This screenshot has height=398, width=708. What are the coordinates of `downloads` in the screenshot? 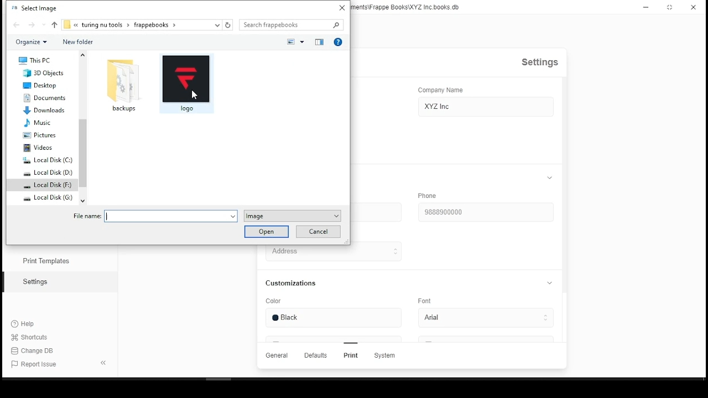 It's located at (46, 111).